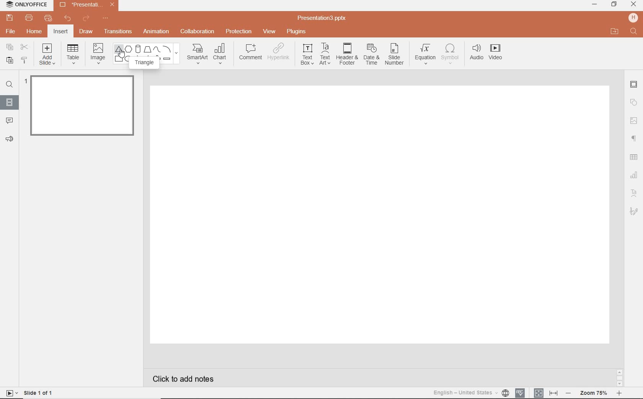 This screenshot has height=399, width=643. I want to click on SHAPE SETTINGS, so click(633, 102).